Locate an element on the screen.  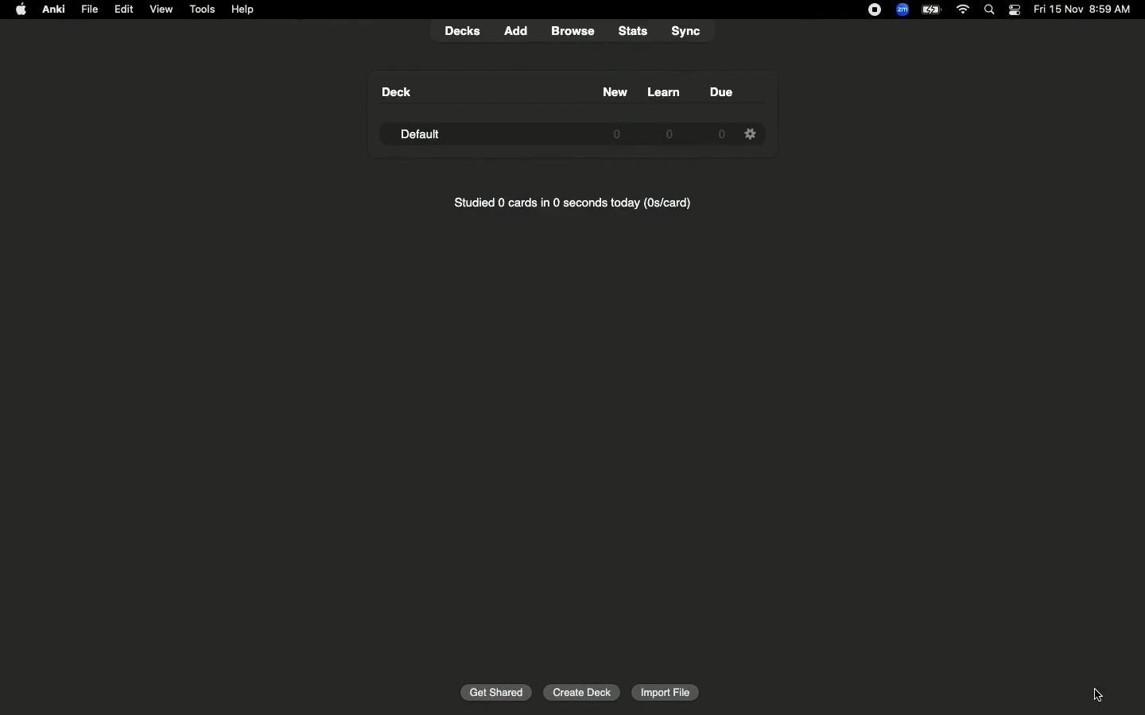
Notification is located at coordinates (1015, 11).